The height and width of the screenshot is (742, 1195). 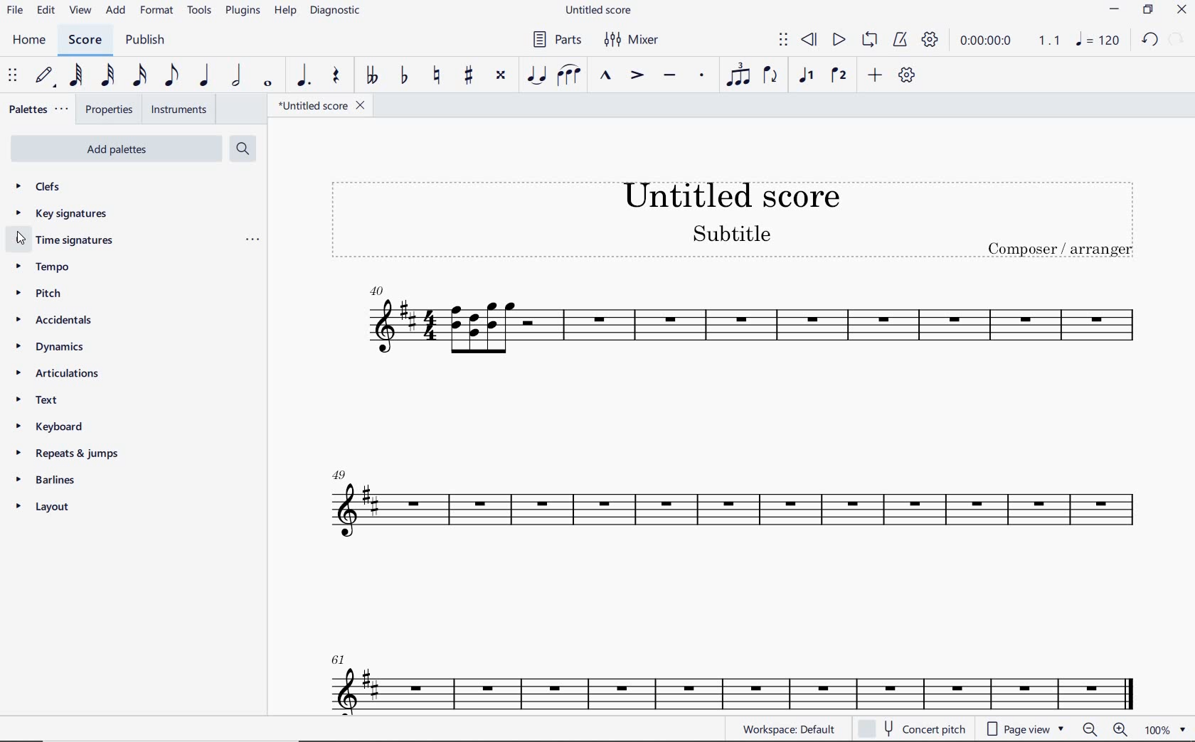 I want to click on TEXT, so click(x=41, y=402).